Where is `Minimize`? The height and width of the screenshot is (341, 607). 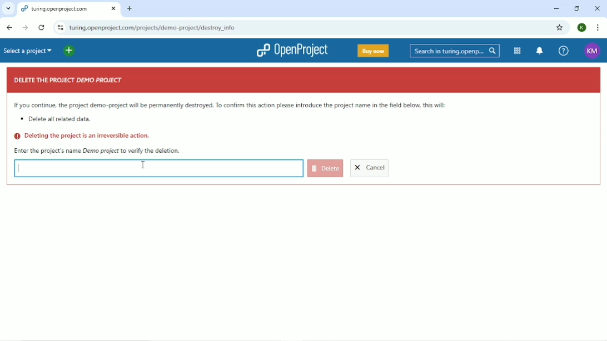
Minimize is located at coordinates (555, 9).